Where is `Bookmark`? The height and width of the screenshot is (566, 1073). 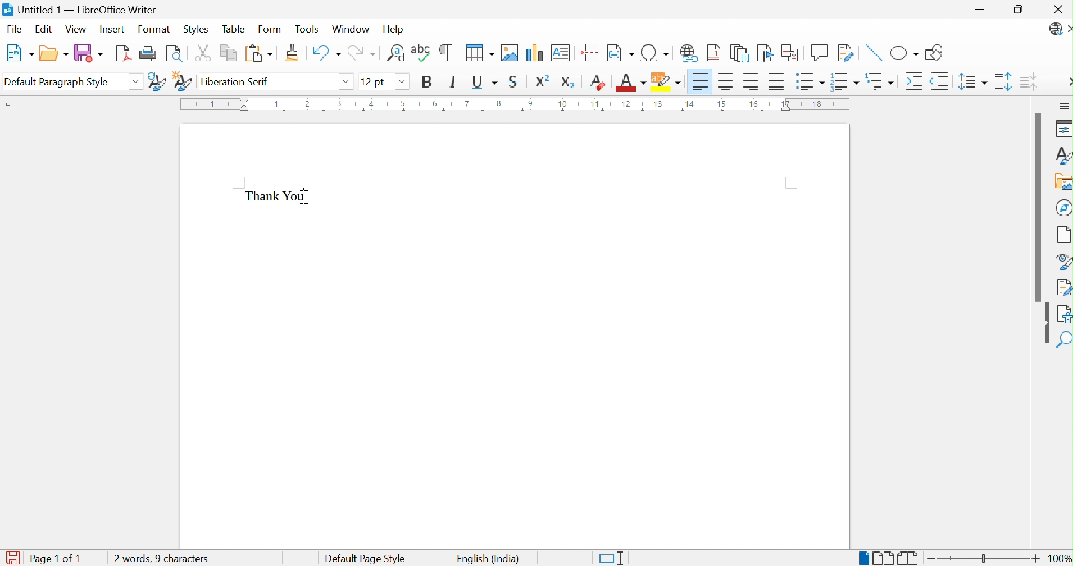 Bookmark is located at coordinates (765, 52).